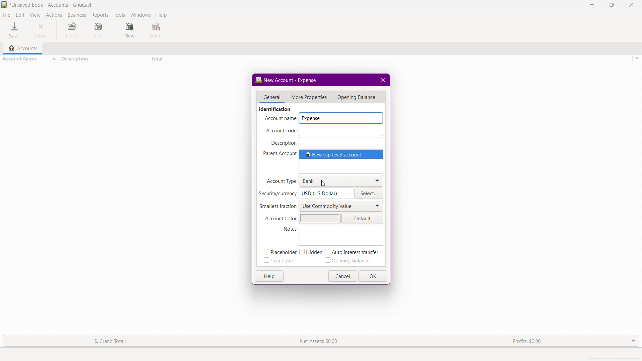 Image resolution: width=642 pixels, height=361 pixels. I want to click on Description, so click(94, 59).